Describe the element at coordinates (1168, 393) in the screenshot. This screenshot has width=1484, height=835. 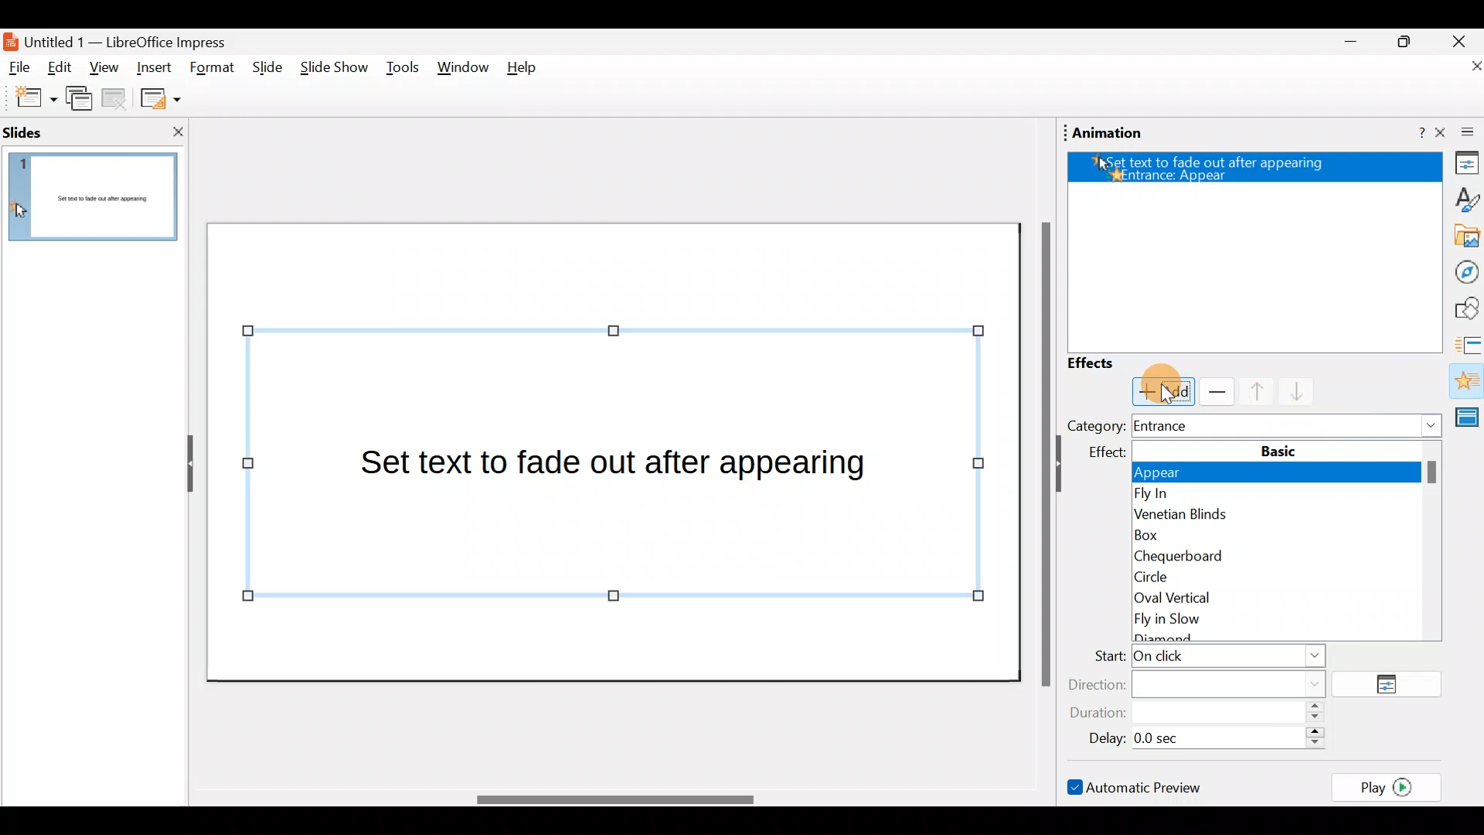
I see `Cursor` at that location.